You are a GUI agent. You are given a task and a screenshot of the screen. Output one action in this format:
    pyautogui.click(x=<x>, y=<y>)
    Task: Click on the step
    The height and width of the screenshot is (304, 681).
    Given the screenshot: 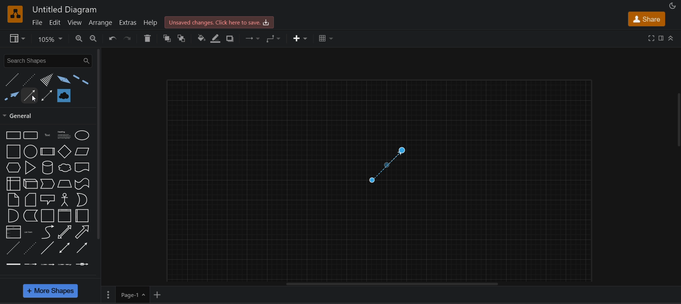 What is the action you would take?
    pyautogui.click(x=48, y=184)
    